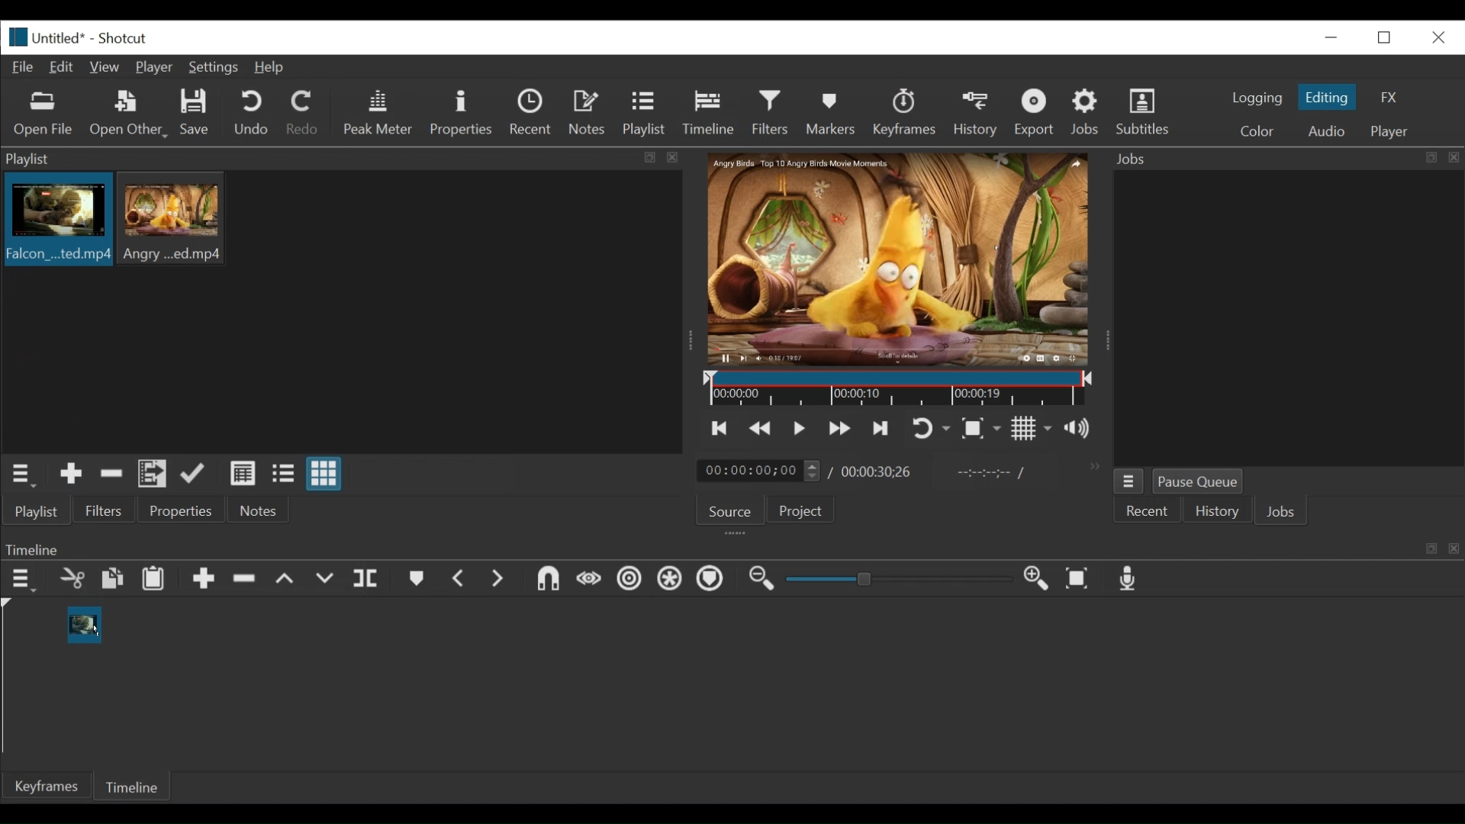 This screenshot has width=1465, height=824. Describe the element at coordinates (14, 35) in the screenshot. I see `Shotcut logo` at that location.